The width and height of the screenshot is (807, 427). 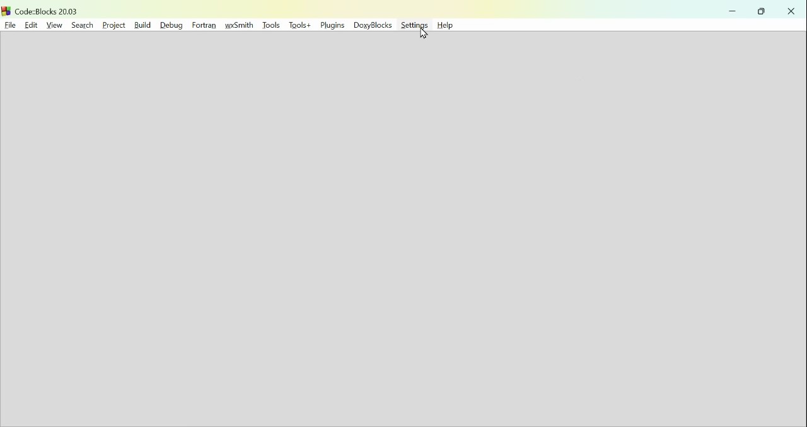 What do you see at coordinates (113, 25) in the screenshot?
I see `Project` at bounding box center [113, 25].